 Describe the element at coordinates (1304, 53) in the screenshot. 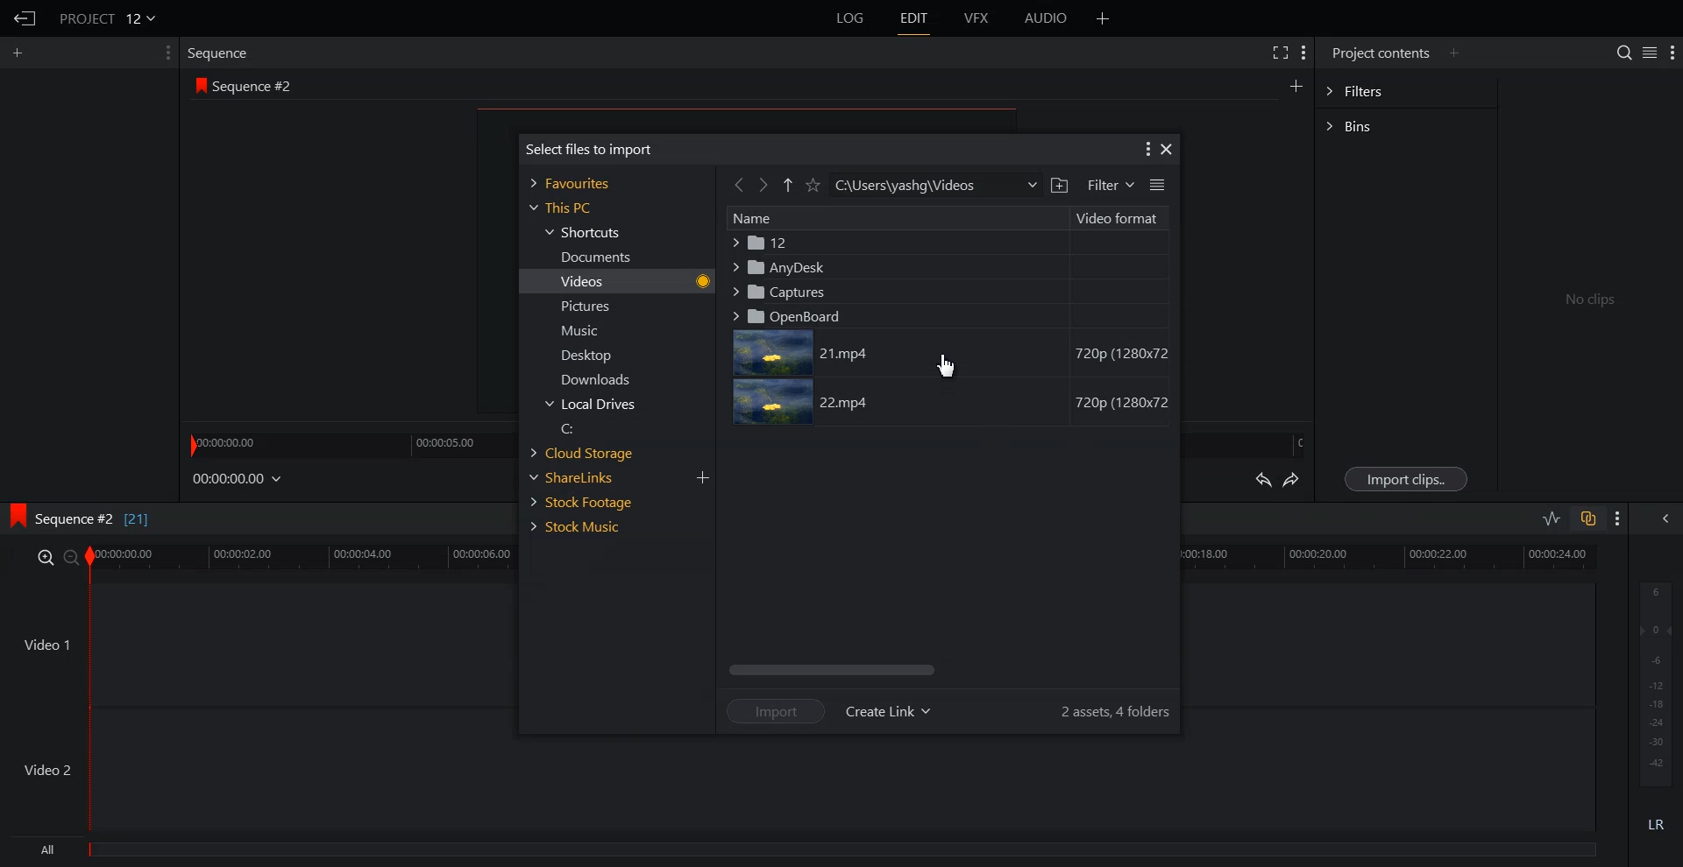

I see `Show Setting Menu` at that location.